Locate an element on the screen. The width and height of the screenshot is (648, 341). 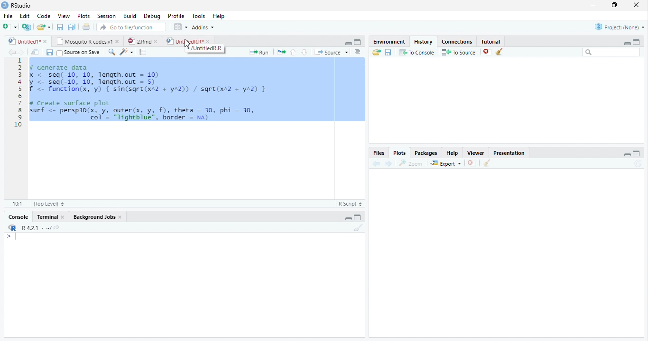
Edit is located at coordinates (24, 16).